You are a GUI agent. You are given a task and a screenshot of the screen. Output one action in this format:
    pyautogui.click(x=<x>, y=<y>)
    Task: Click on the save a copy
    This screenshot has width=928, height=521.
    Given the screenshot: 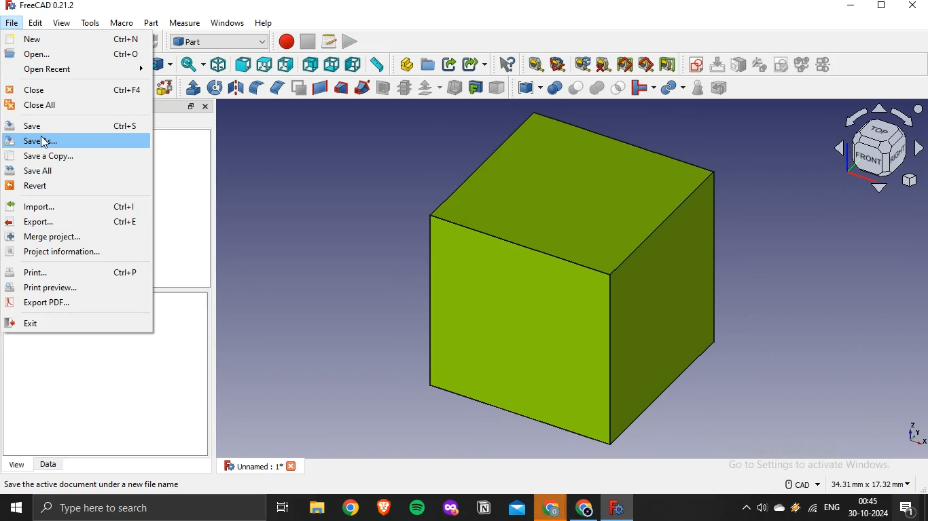 What is the action you would take?
    pyautogui.click(x=71, y=155)
    